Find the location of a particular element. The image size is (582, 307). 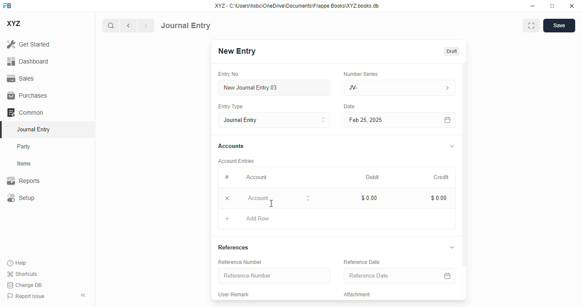

user remark is located at coordinates (233, 294).